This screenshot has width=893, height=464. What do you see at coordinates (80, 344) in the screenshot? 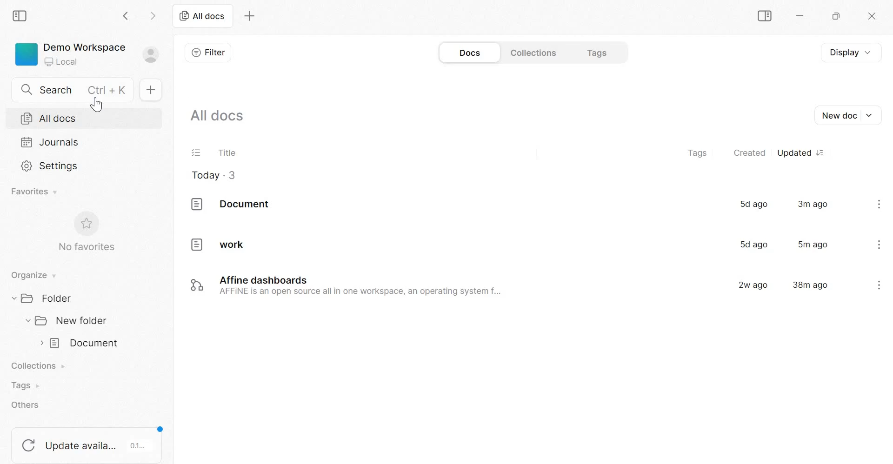
I see `Document` at bounding box center [80, 344].